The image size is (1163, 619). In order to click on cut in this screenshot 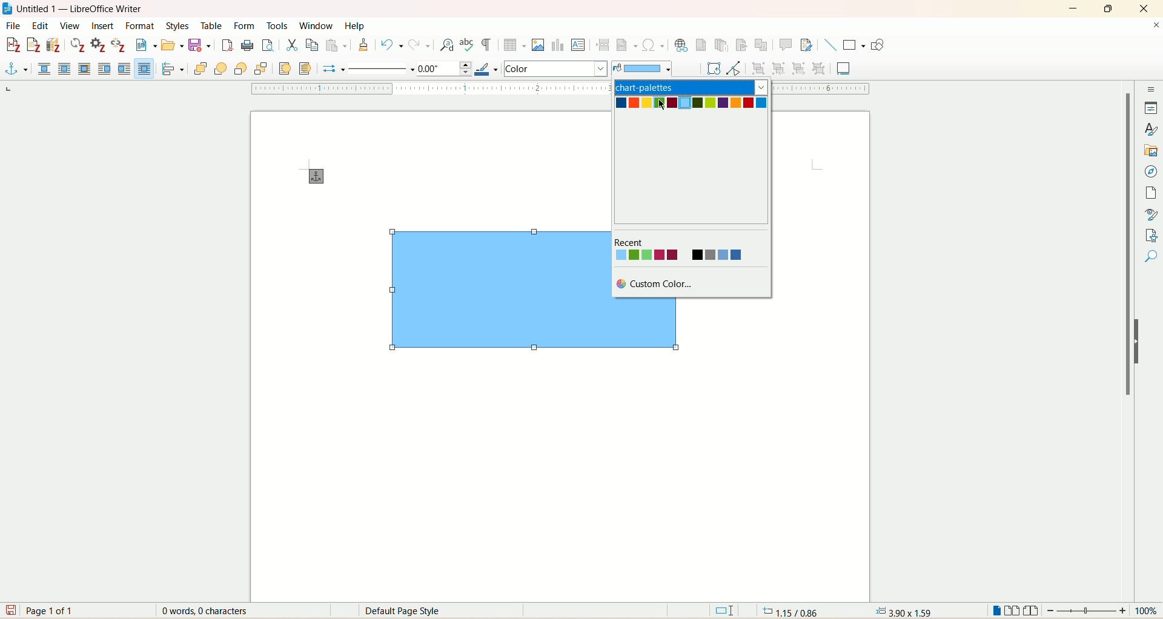, I will do `click(291, 44)`.